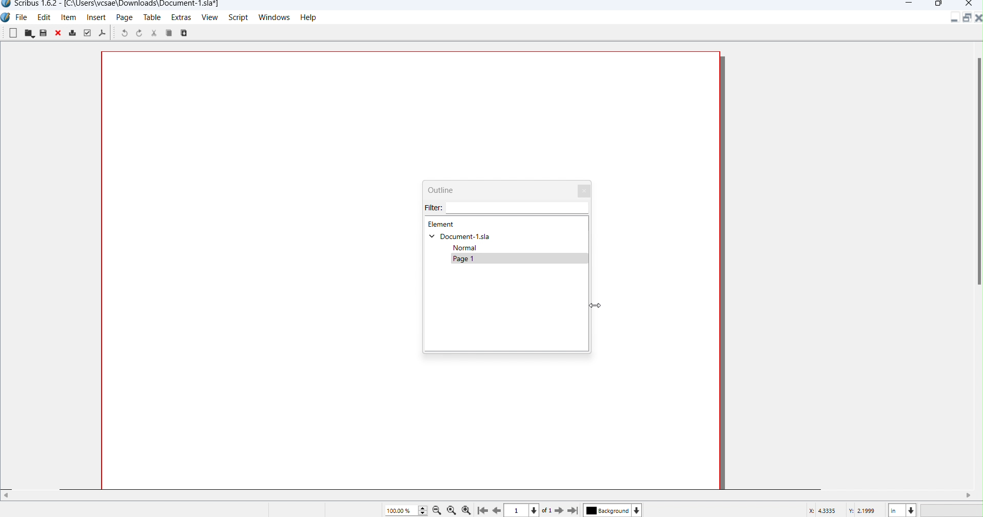 The height and width of the screenshot is (517, 983). I want to click on , so click(126, 18).